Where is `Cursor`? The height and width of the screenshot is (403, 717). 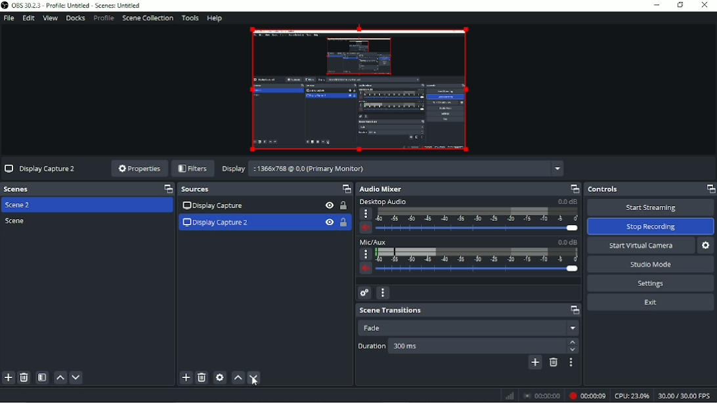
Cursor is located at coordinates (255, 379).